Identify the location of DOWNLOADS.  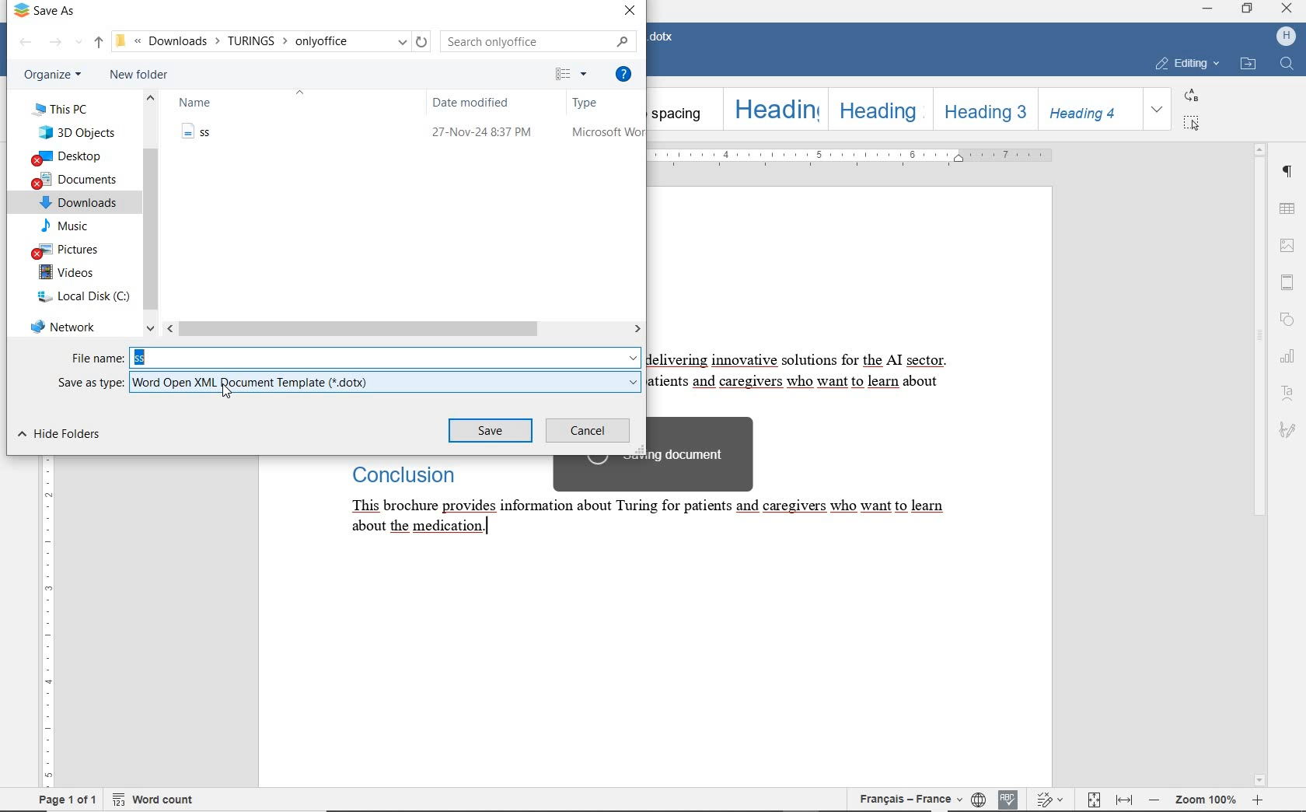
(77, 203).